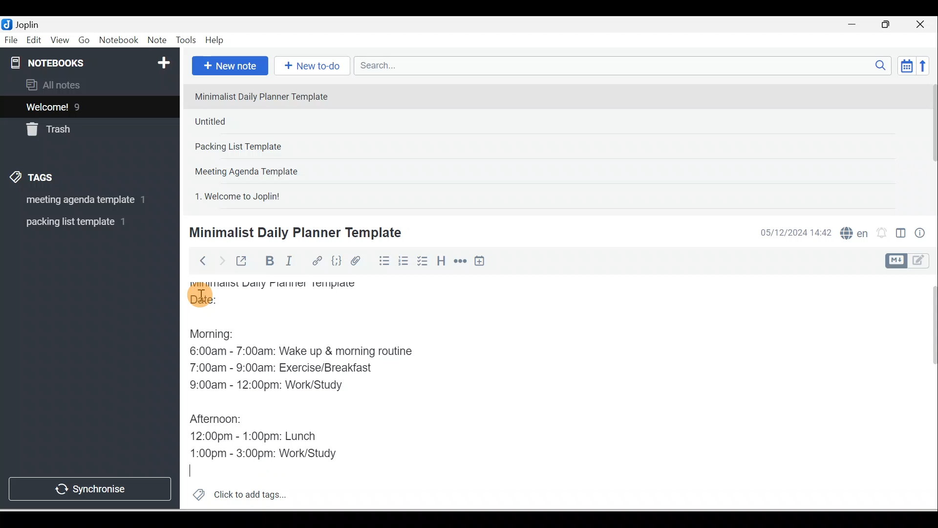  I want to click on Toggle external editing, so click(243, 263).